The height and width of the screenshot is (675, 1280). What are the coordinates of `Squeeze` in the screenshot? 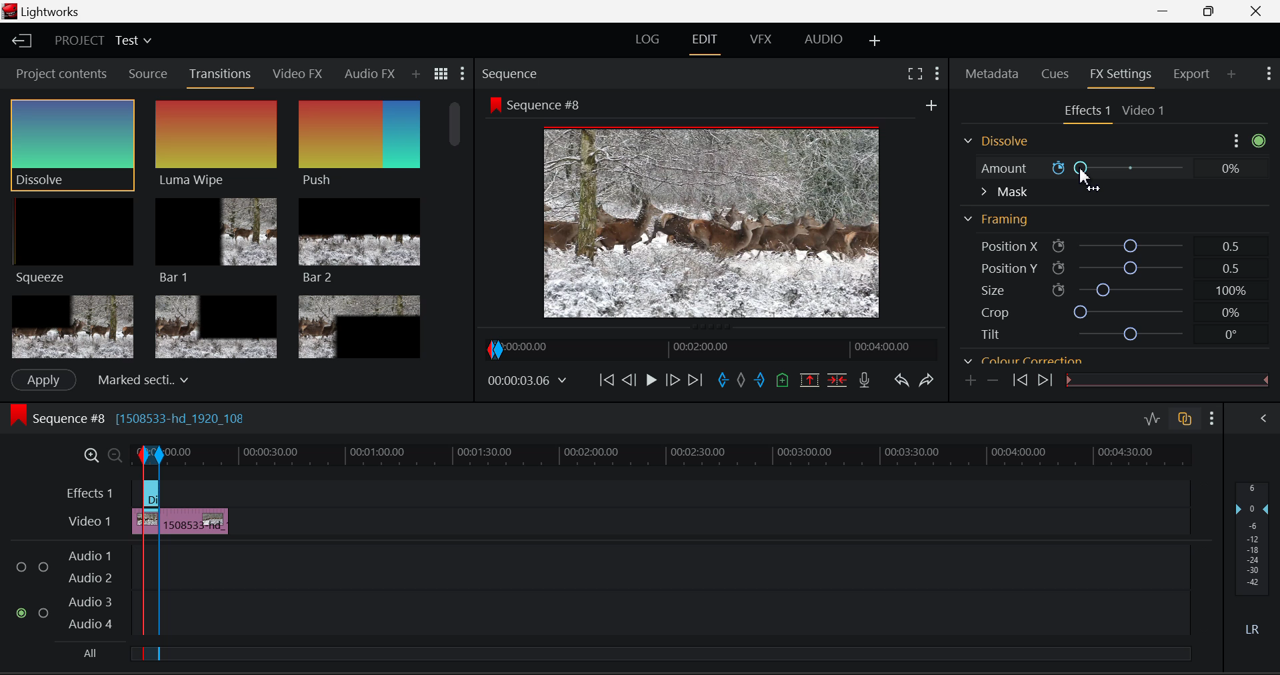 It's located at (75, 243).